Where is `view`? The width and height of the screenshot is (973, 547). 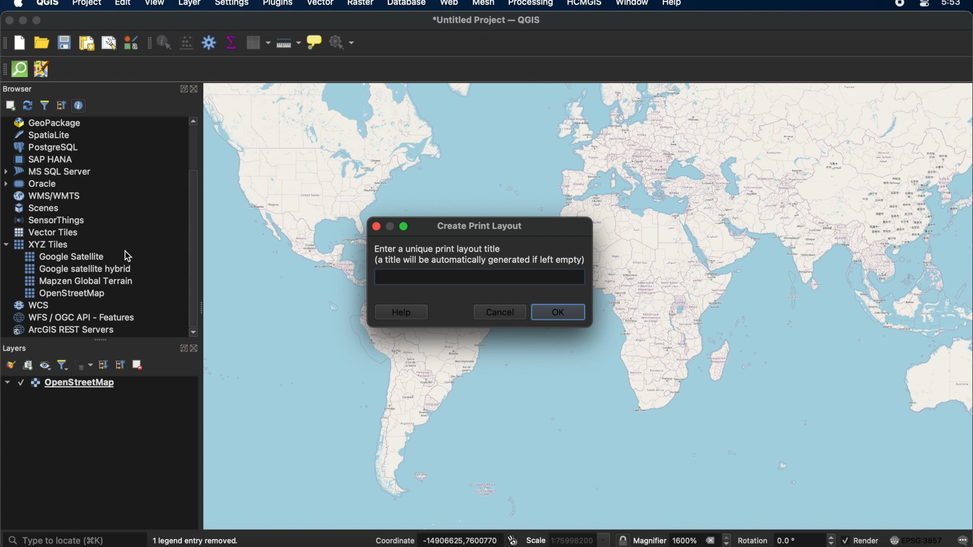
view is located at coordinates (154, 5).